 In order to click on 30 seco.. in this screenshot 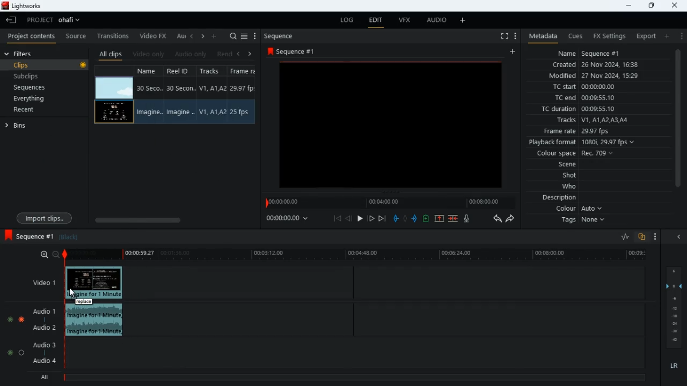, I will do `click(150, 87)`.